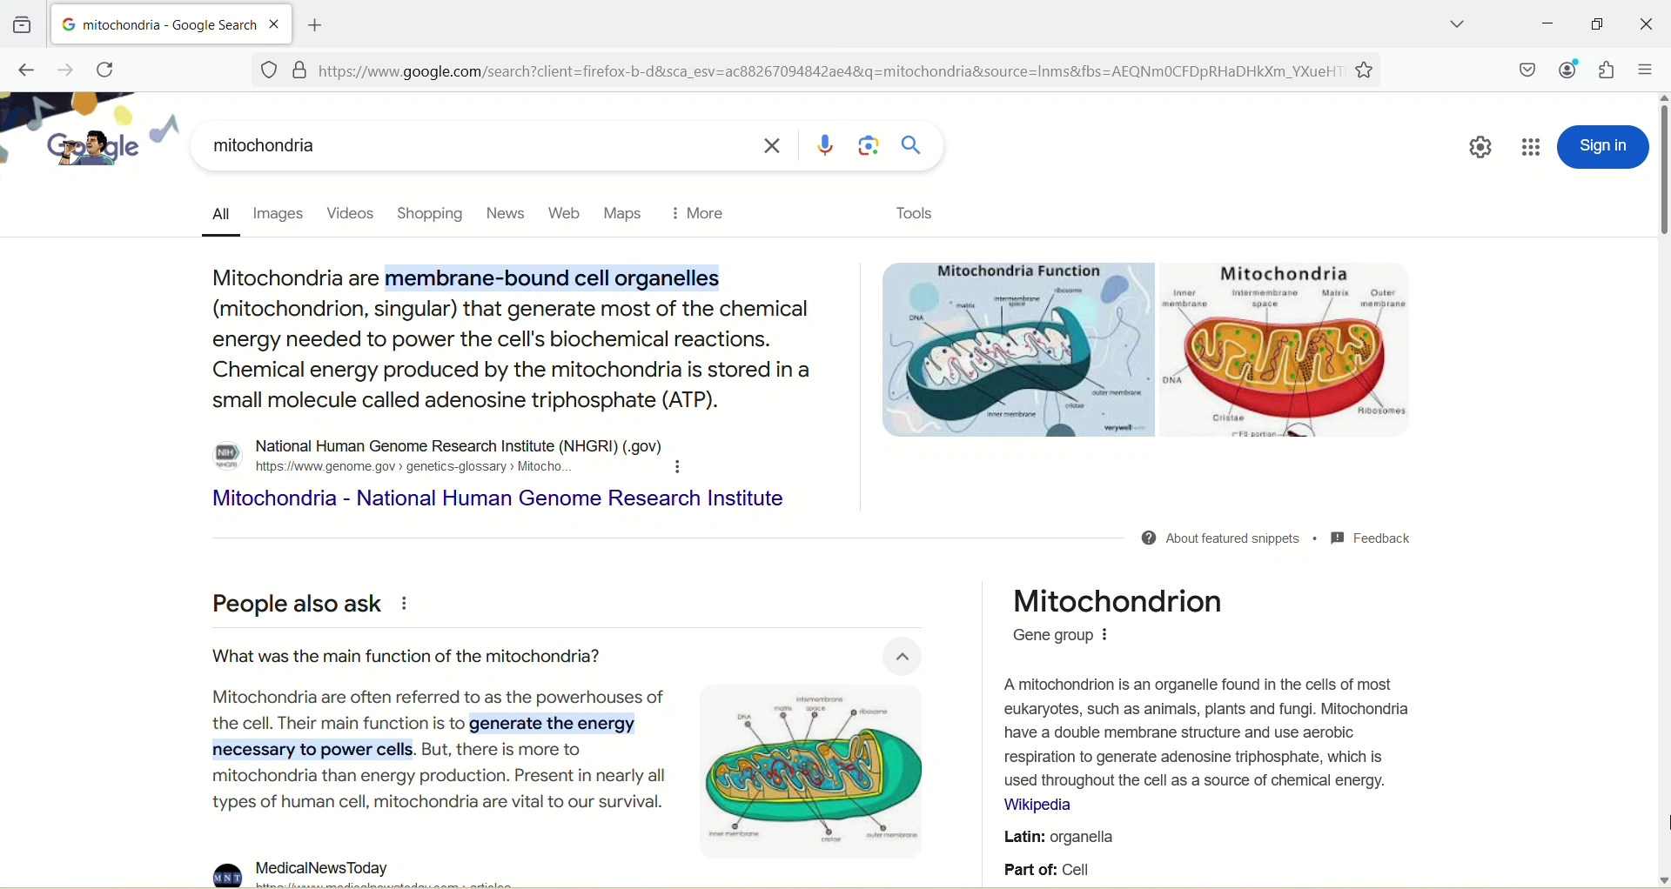  I want to click on [=] https://www.google.com/search?client=firefox-b-d&sca_esv=ac88267094842ae48&q=mitochondria&source=Inms&fbs=AEQNmMOCFDpRHaDHkXm_YXueH, so click(802, 71).